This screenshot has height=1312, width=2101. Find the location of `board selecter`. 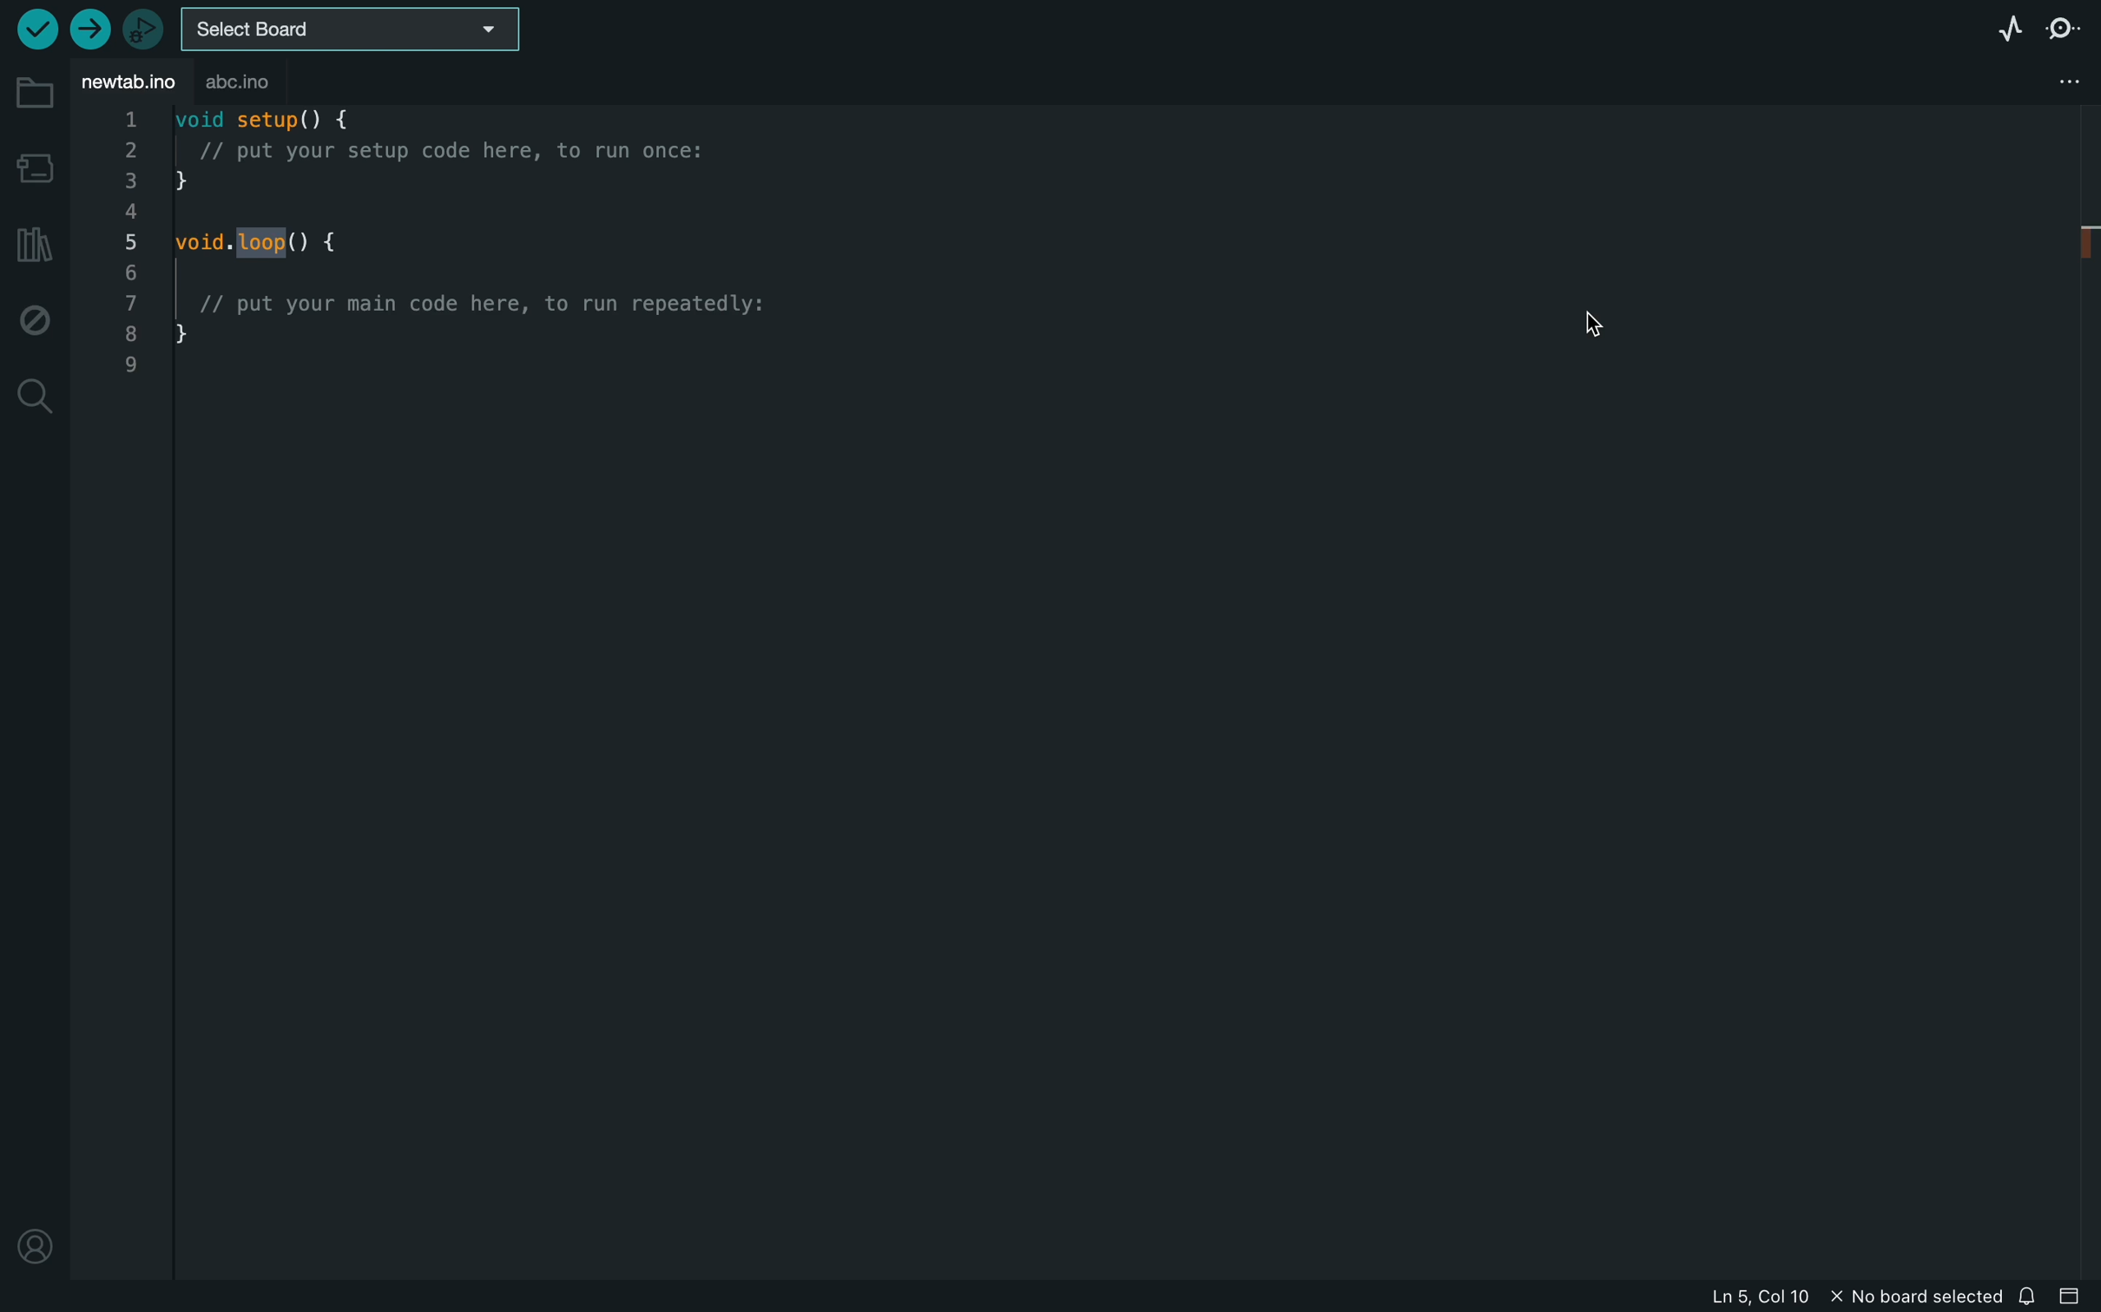

board selecter is located at coordinates (361, 31).